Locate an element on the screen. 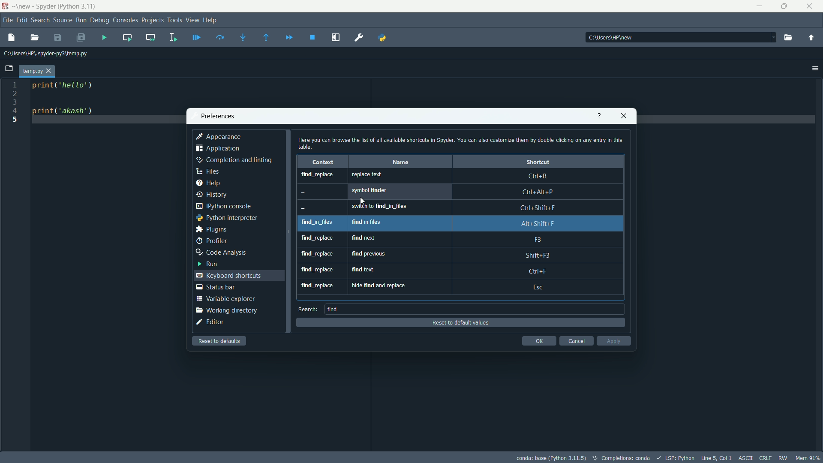 This screenshot has height=463, width=823. cursor is located at coordinates (365, 200).